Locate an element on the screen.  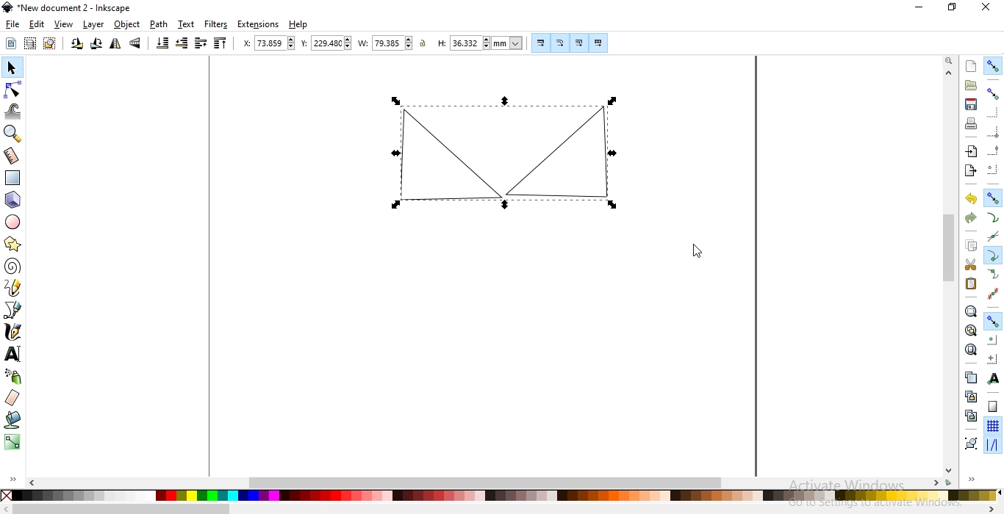
edit is located at coordinates (35, 24).